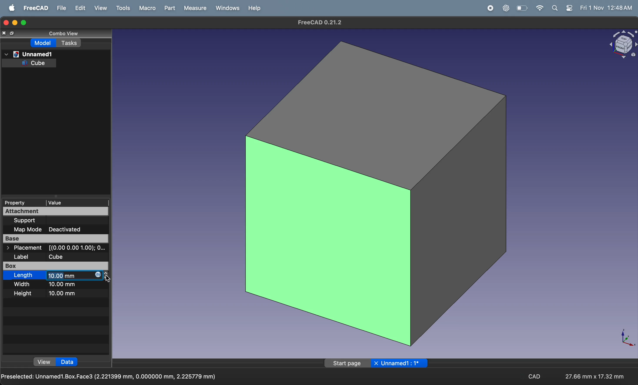 Image resolution: width=638 pixels, height=385 pixels. I want to click on combo view, so click(65, 34).